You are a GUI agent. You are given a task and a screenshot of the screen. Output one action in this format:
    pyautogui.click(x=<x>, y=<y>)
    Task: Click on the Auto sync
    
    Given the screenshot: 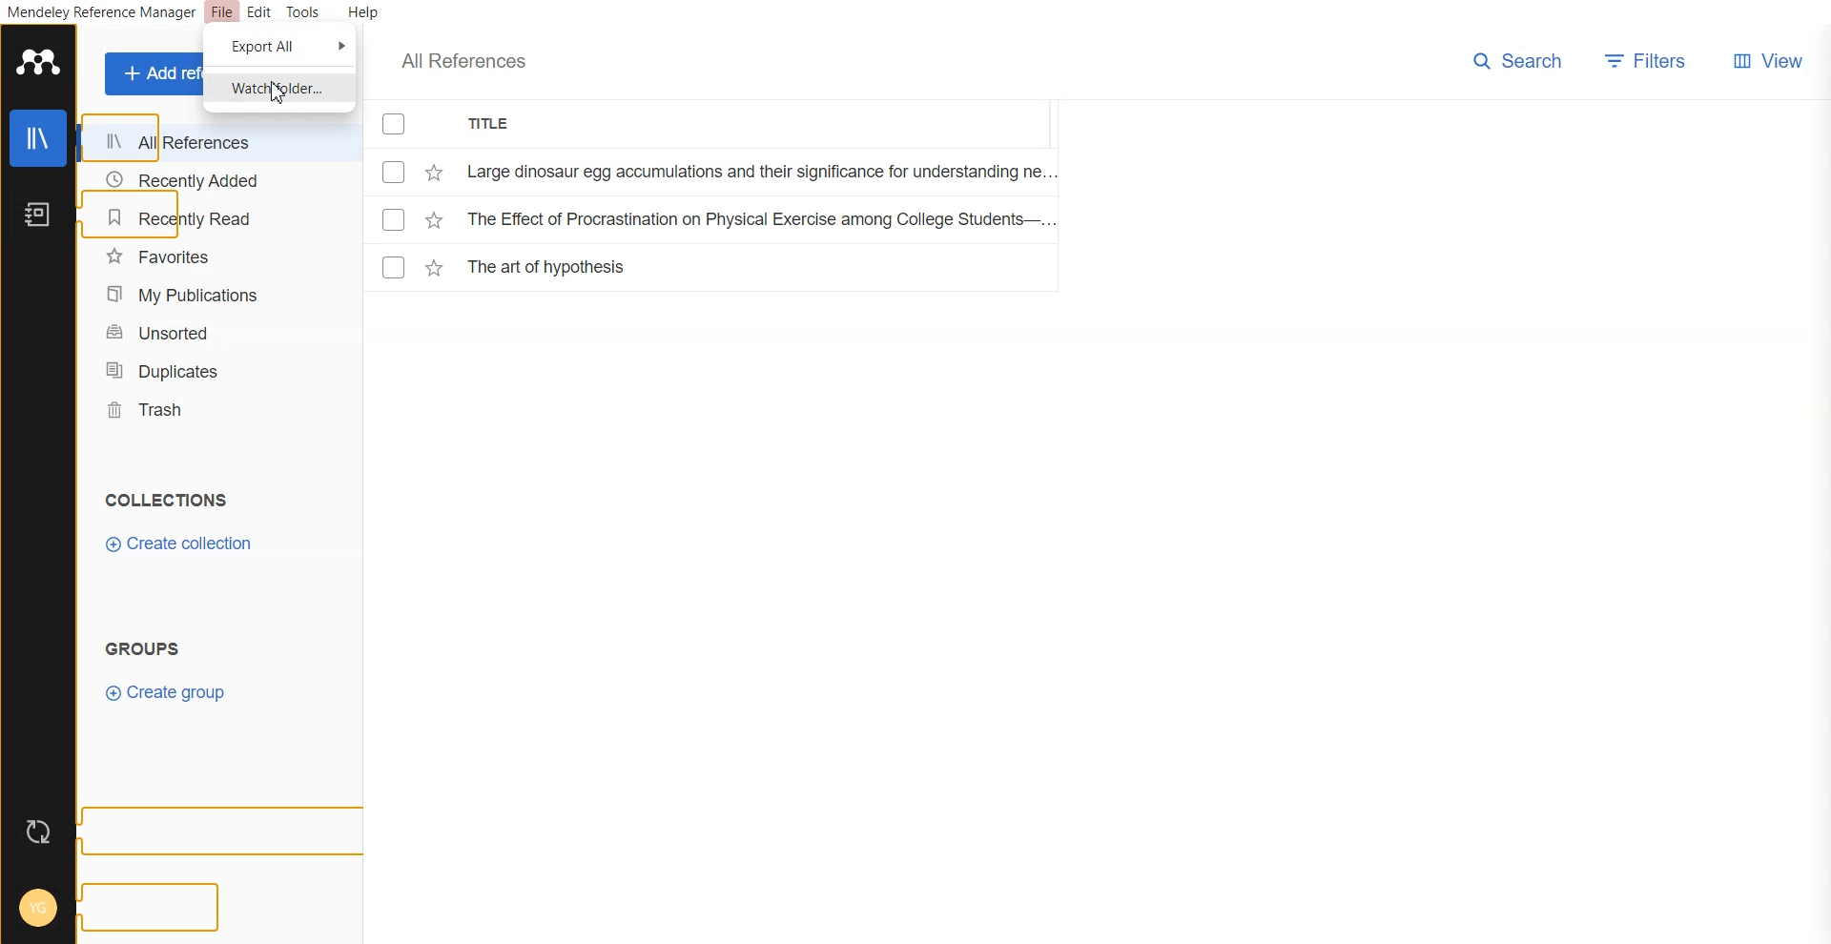 What is the action you would take?
    pyautogui.click(x=39, y=831)
    